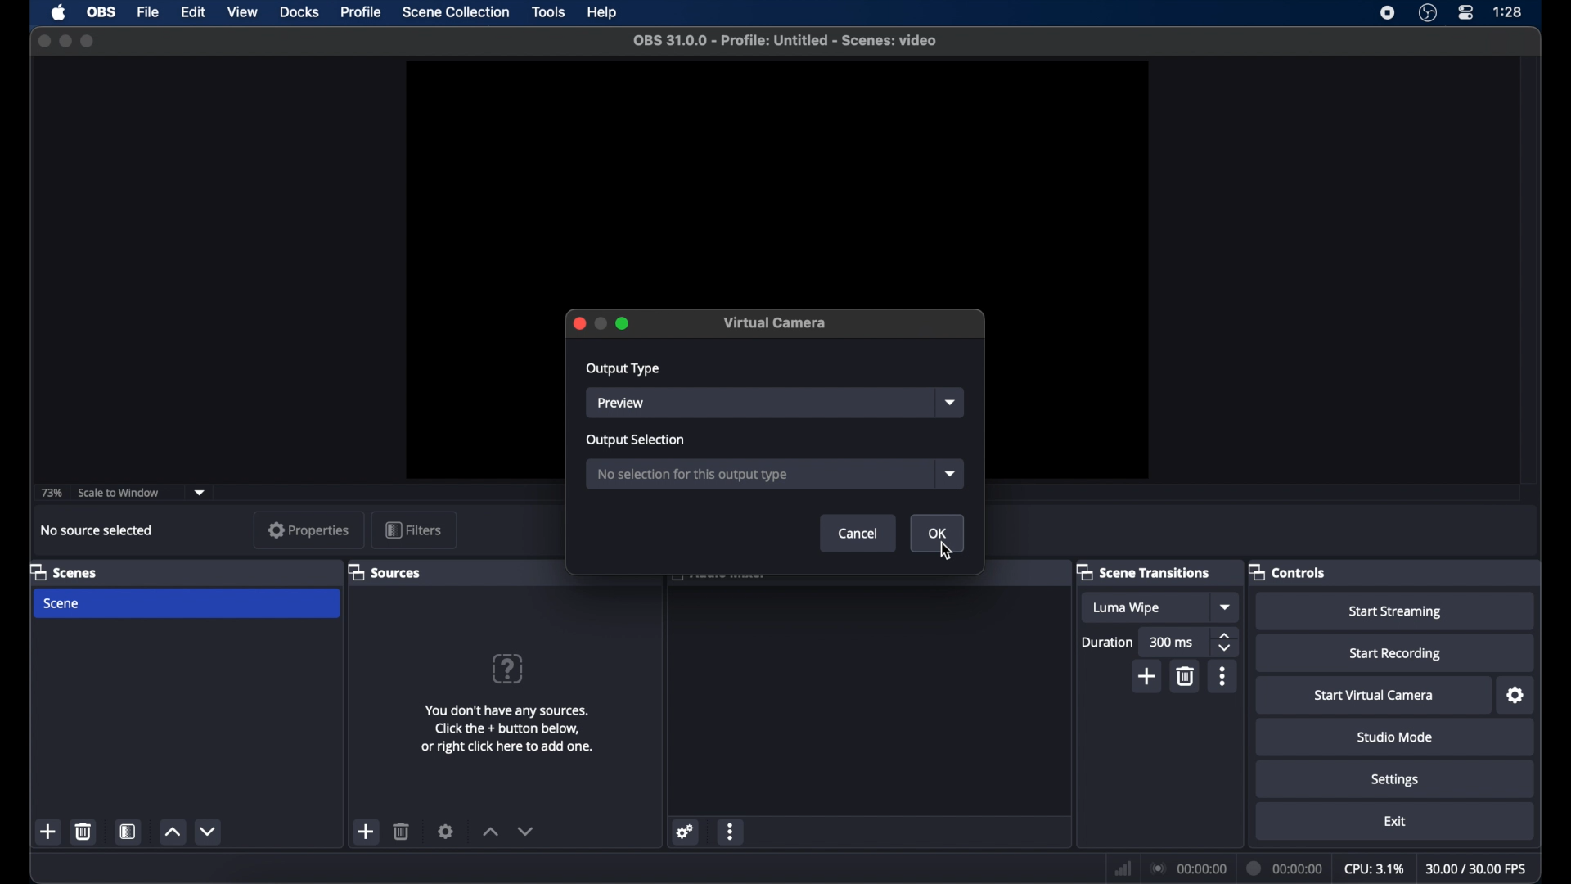 The width and height of the screenshot is (1571, 884). Describe the element at coordinates (776, 182) in the screenshot. I see `preview` at that location.